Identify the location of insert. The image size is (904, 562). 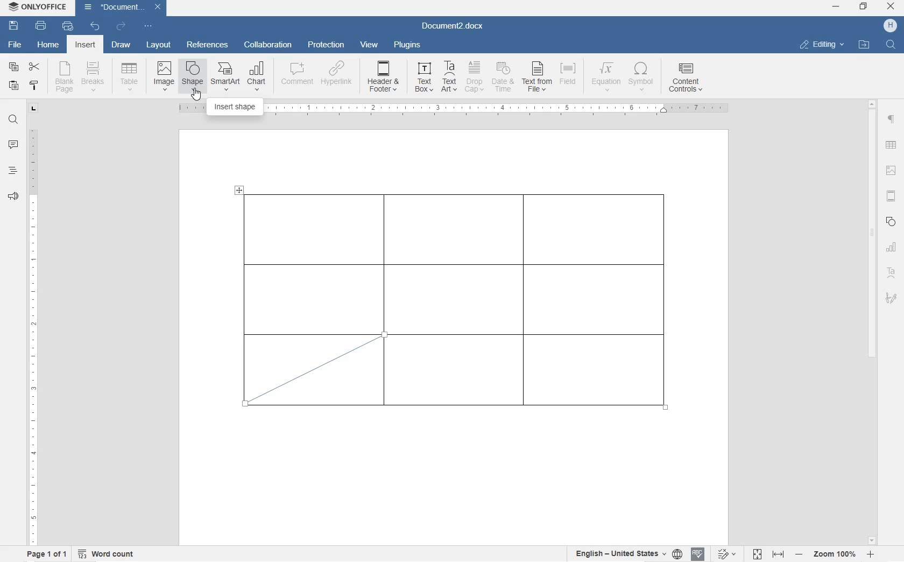
(84, 45).